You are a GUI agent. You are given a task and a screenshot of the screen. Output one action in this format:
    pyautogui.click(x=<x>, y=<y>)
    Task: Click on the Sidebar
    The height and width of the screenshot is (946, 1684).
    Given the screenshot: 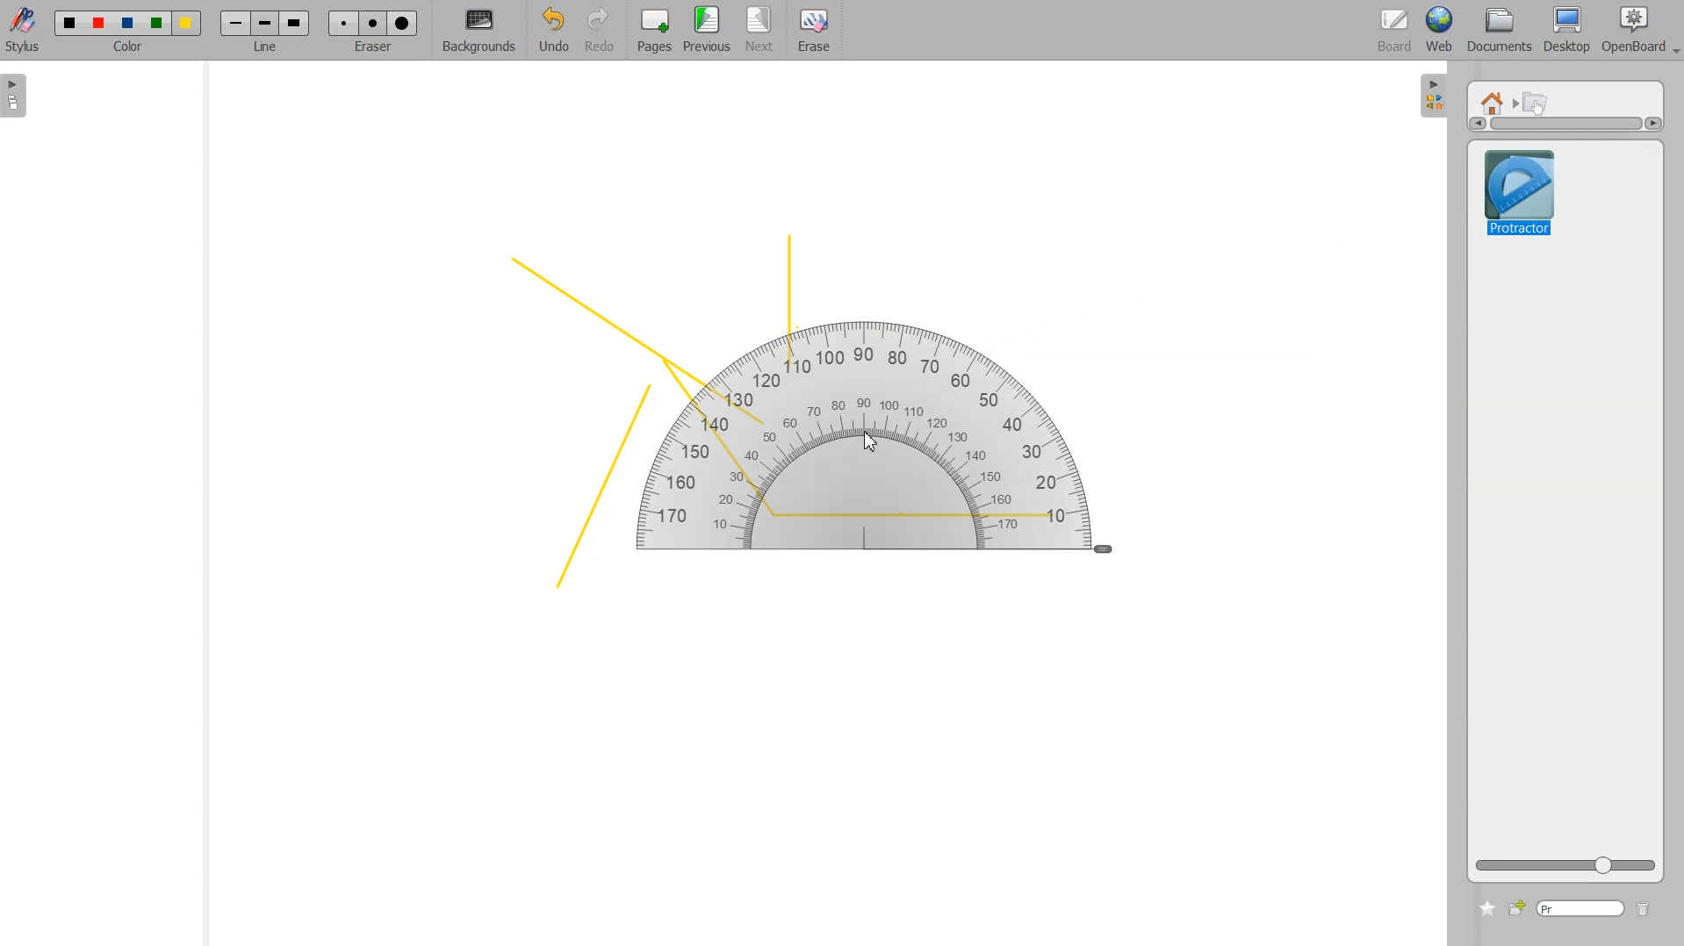 What is the action you would take?
    pyautogui.click(x=20, y=96)
    